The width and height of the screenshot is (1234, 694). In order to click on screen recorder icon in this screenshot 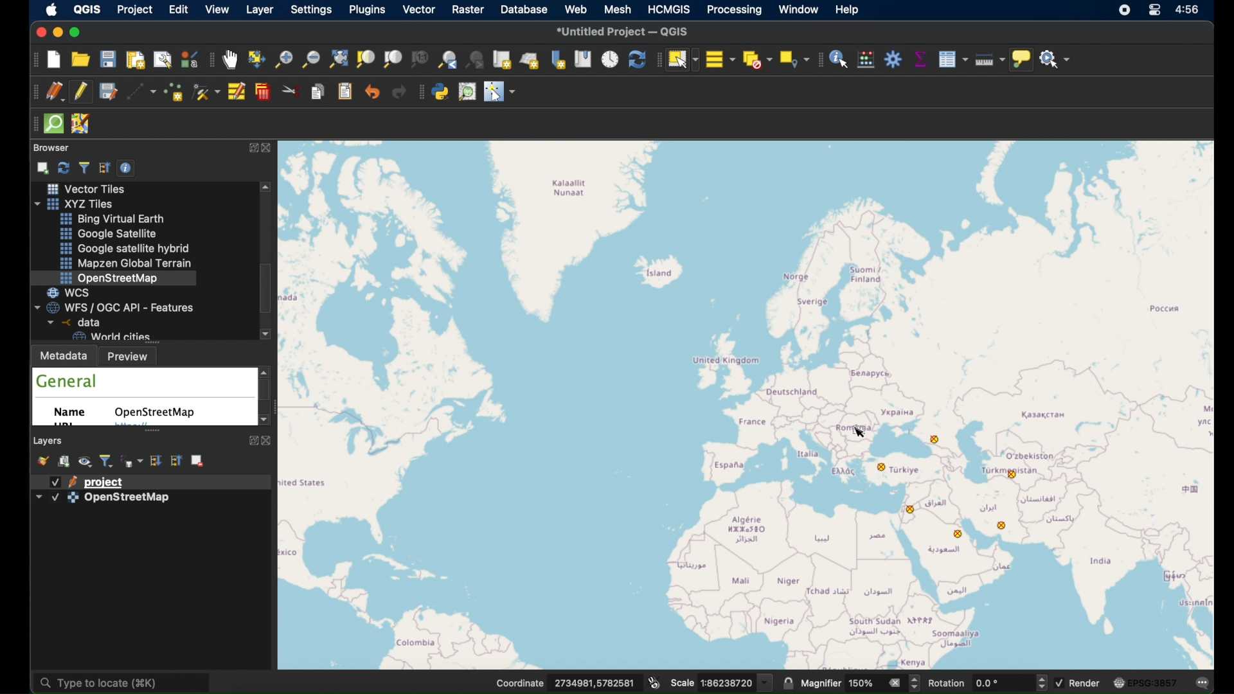, I will do `click(1125, 11)`.